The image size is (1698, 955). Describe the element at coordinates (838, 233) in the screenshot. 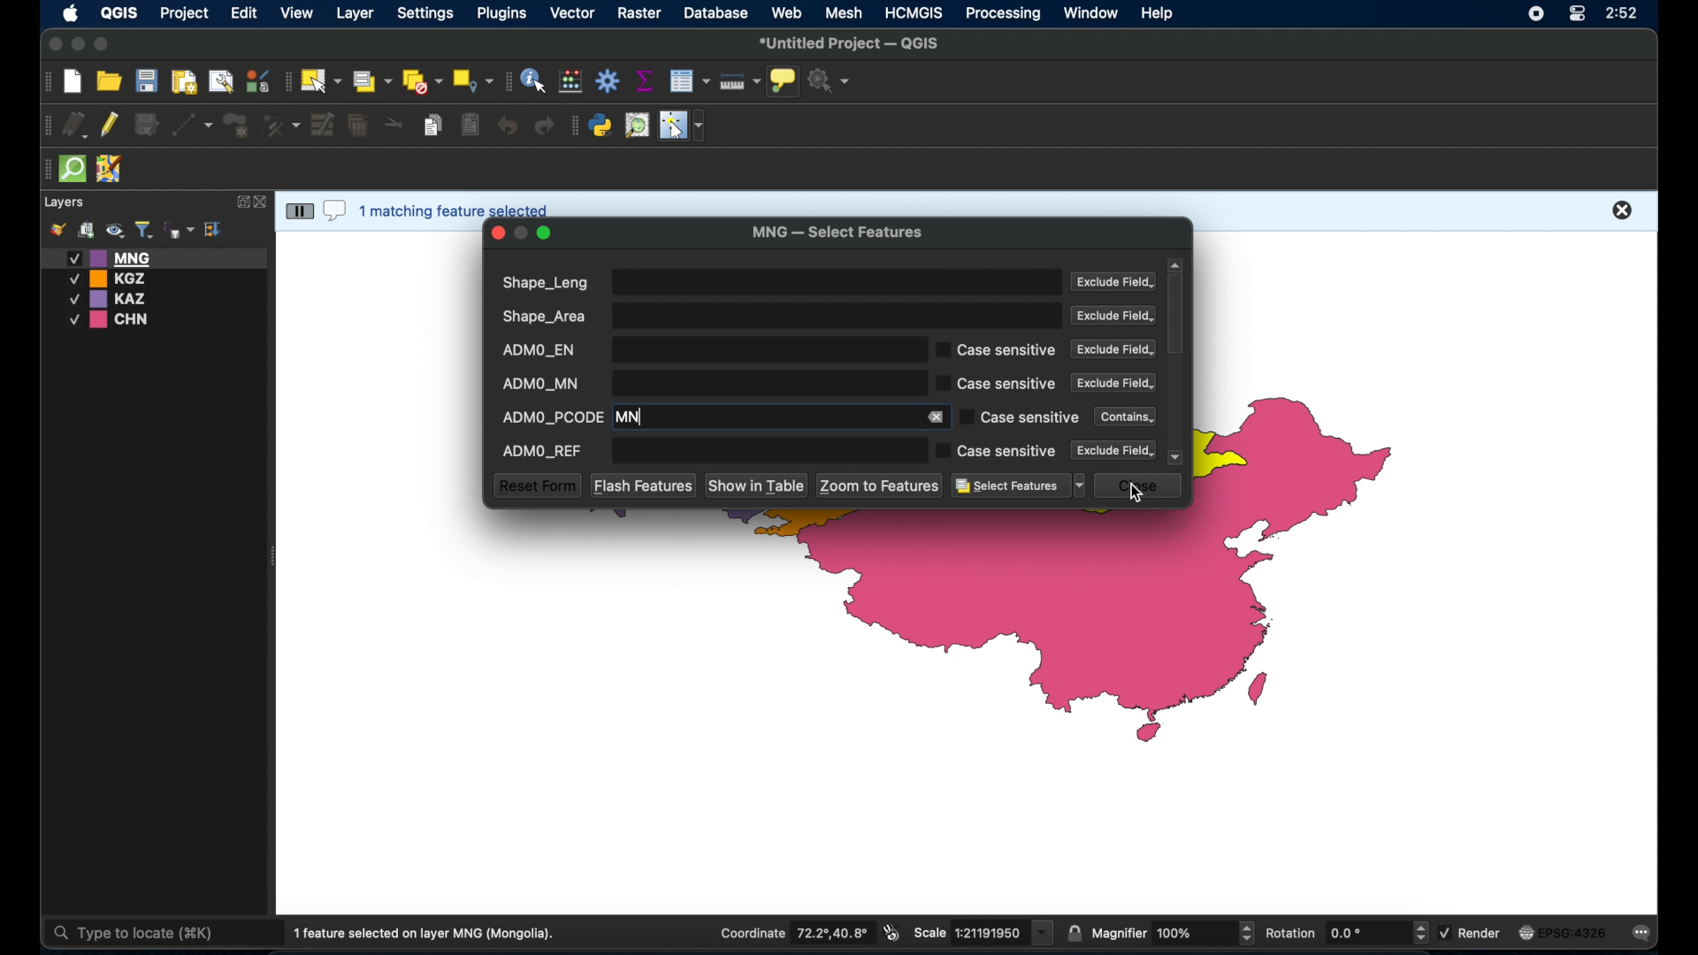

I see `MNG - Select features` at that location.